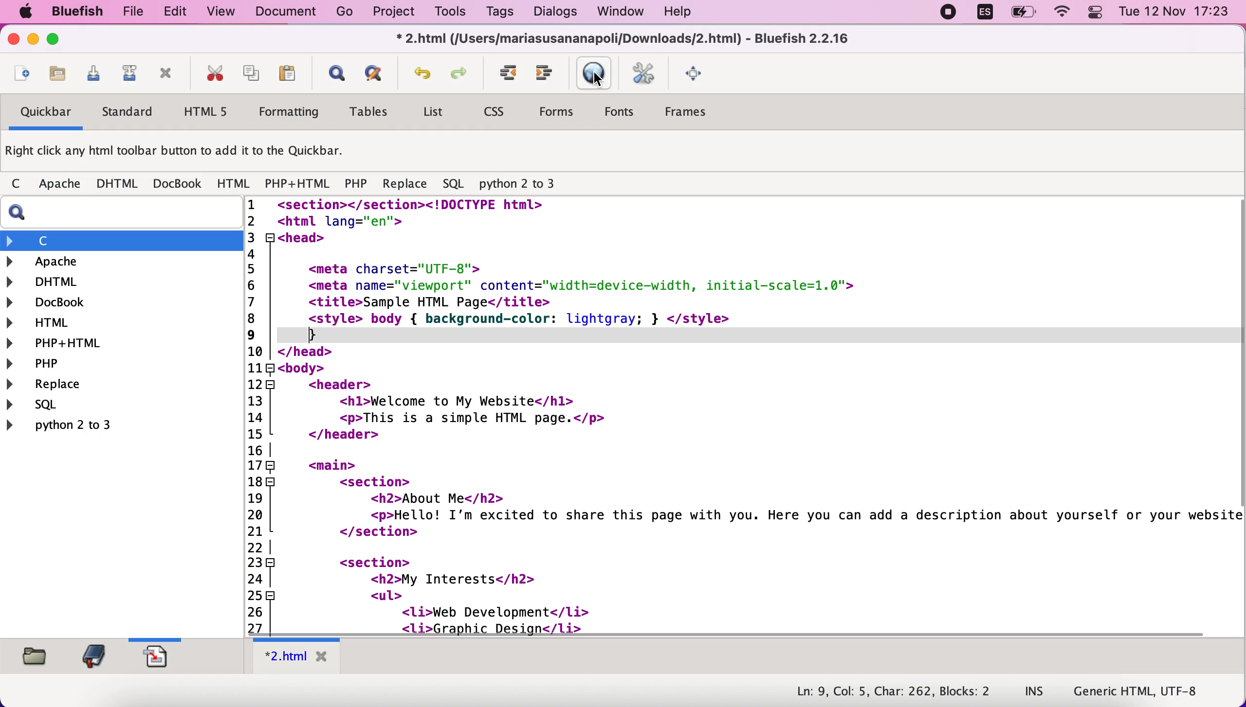 This screenshot has height=707, width=1246. I want to click on Preview in browser, so click(596, 71).